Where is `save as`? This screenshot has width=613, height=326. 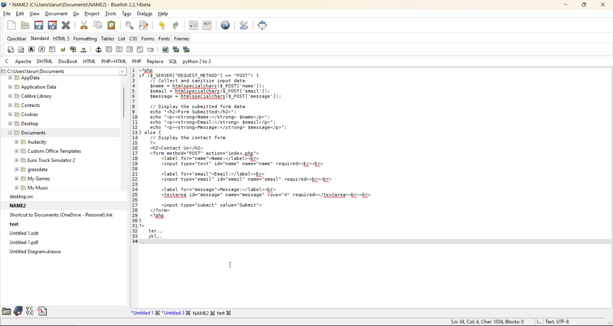
save as is located at coordinates (52, 25).